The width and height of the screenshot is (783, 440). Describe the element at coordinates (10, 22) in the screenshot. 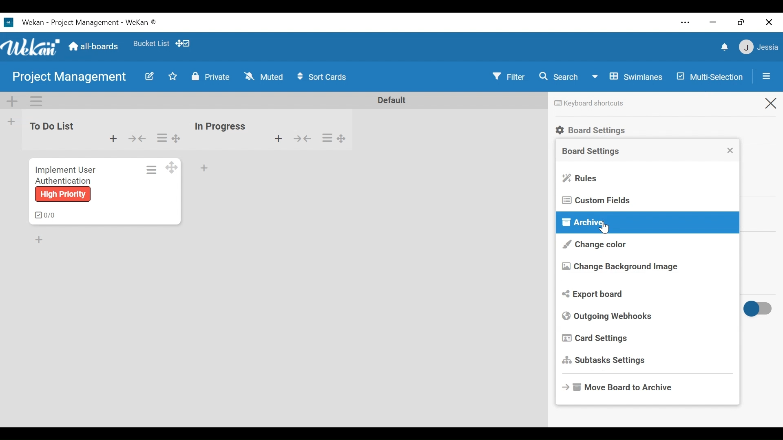

I see `Wekan icon` at that location.